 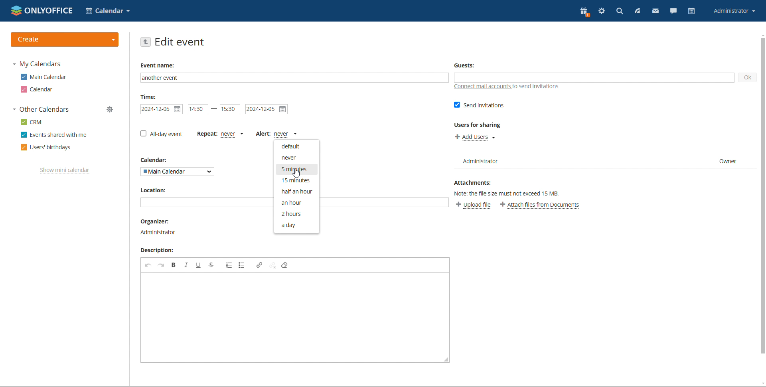 What do you see at coordinates (186, 265) in the screenshot?
I see `italic` at bounding box center [186, 265].